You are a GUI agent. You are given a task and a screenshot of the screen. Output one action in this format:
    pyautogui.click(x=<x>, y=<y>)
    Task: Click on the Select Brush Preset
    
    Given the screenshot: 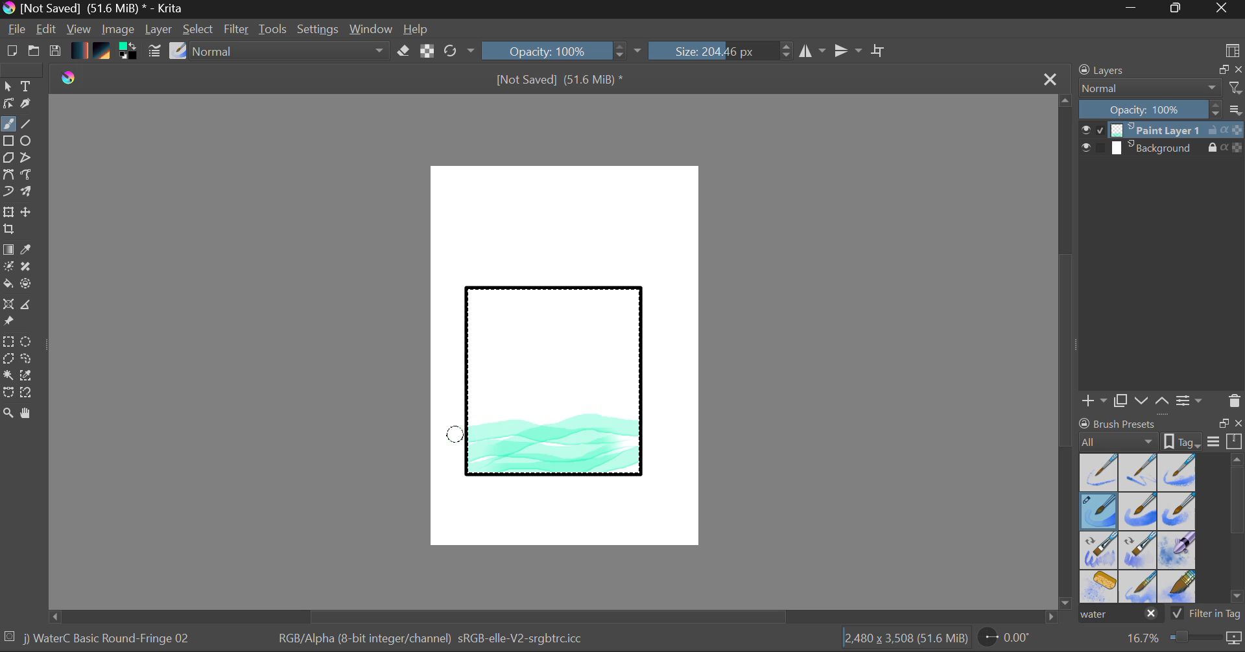 What is the action you would take?
    pyautogui.click(x=178, y=51)
    